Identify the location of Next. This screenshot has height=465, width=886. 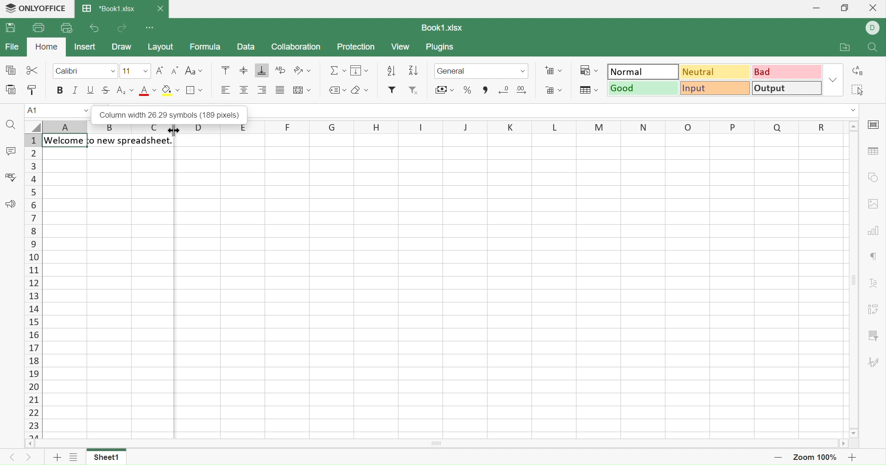
(32, 458).